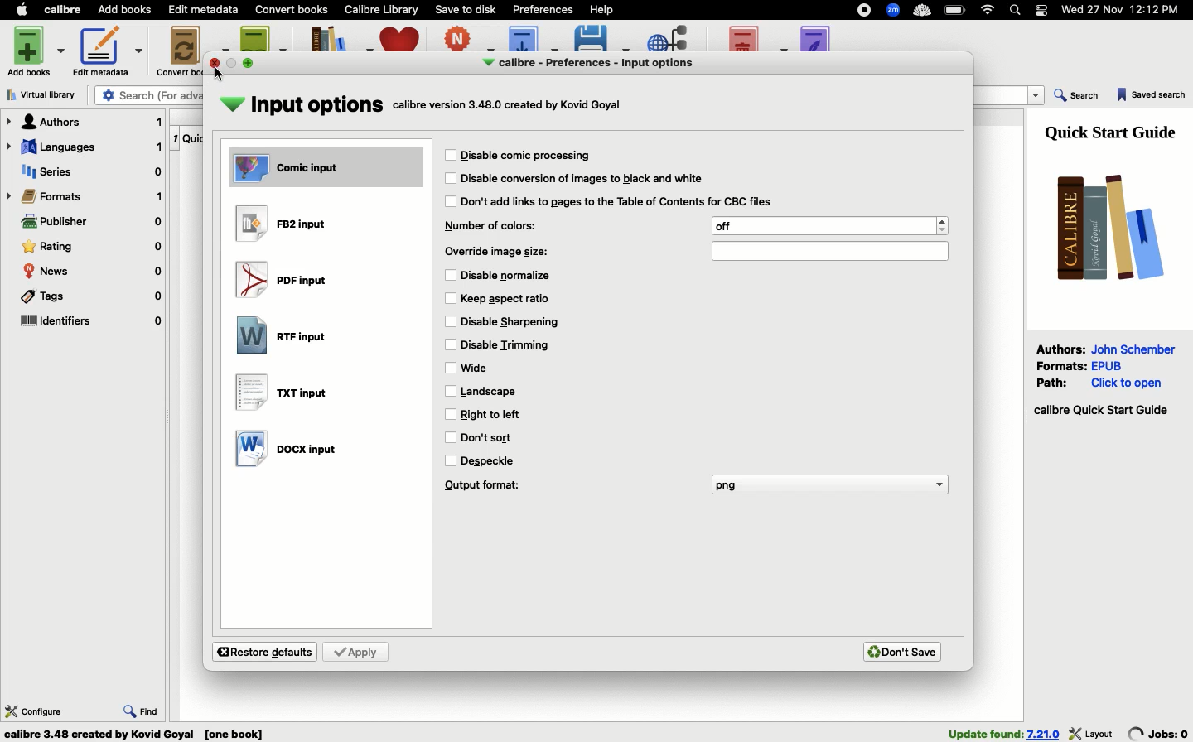 This screenshot has height=742, width=1193. Describe the element at coordinates (452, 155) in the screenshot. I see `Checkbox` at that location.